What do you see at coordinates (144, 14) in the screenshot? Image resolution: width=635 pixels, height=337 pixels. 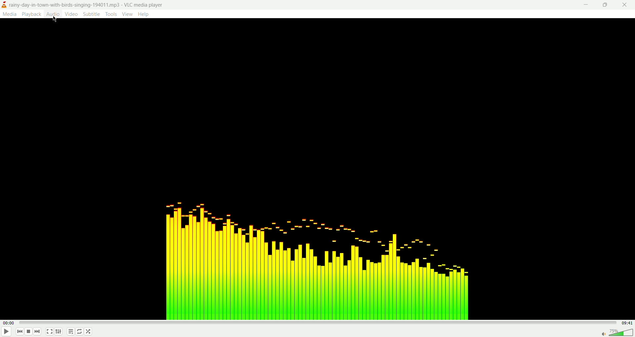 I see `help` at bounding box center [144, 14].